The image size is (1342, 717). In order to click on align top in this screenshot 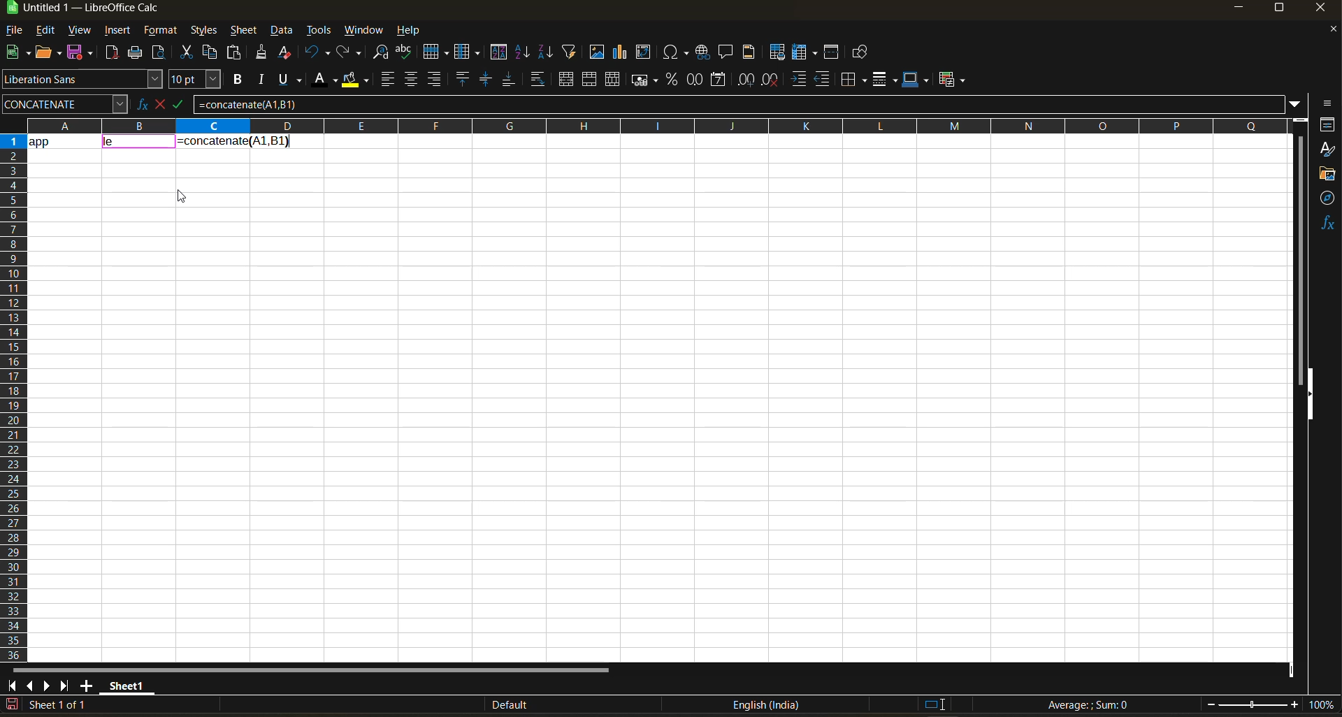, I will do `click(461, 79)`.